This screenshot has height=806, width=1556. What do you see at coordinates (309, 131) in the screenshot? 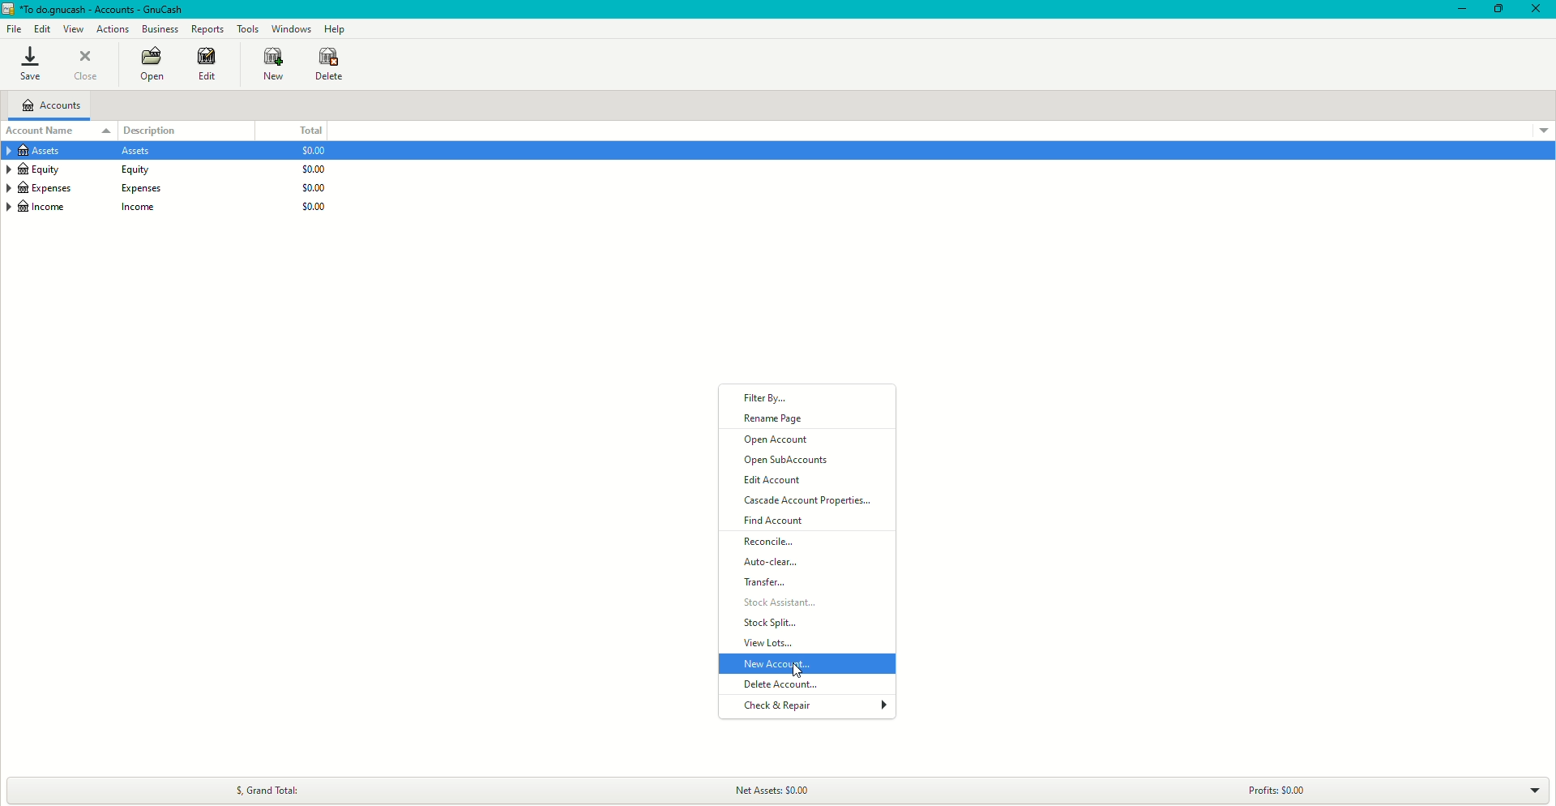
I see `Total` at bounding box center [309, 131].